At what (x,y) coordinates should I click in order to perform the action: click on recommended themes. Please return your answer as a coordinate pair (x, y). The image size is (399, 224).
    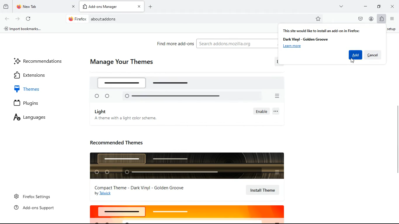
    Looking at the image, I should click on (121, 142).